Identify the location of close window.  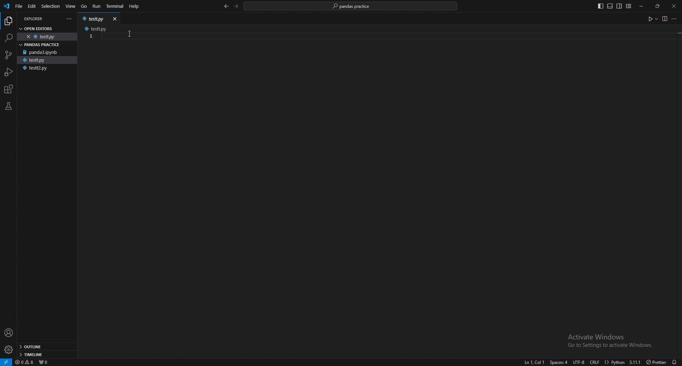
(115, 18).